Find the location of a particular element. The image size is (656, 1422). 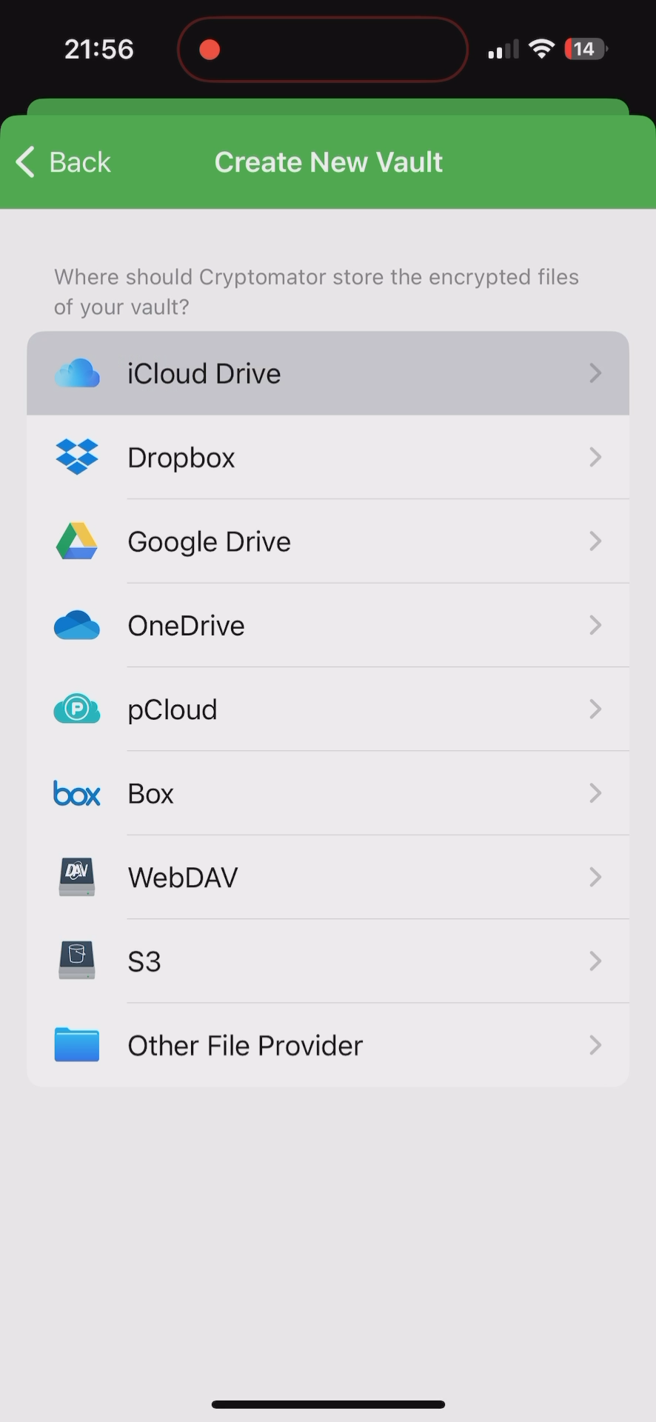

add vault is located at coordinates (93, 161).